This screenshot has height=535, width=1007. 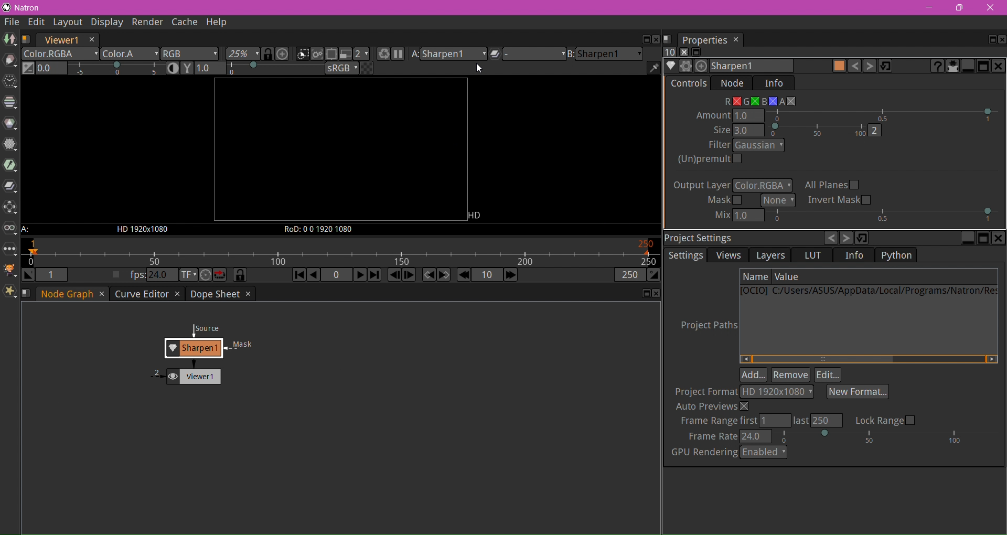 I want to click on File, so click(x=12, y=23).